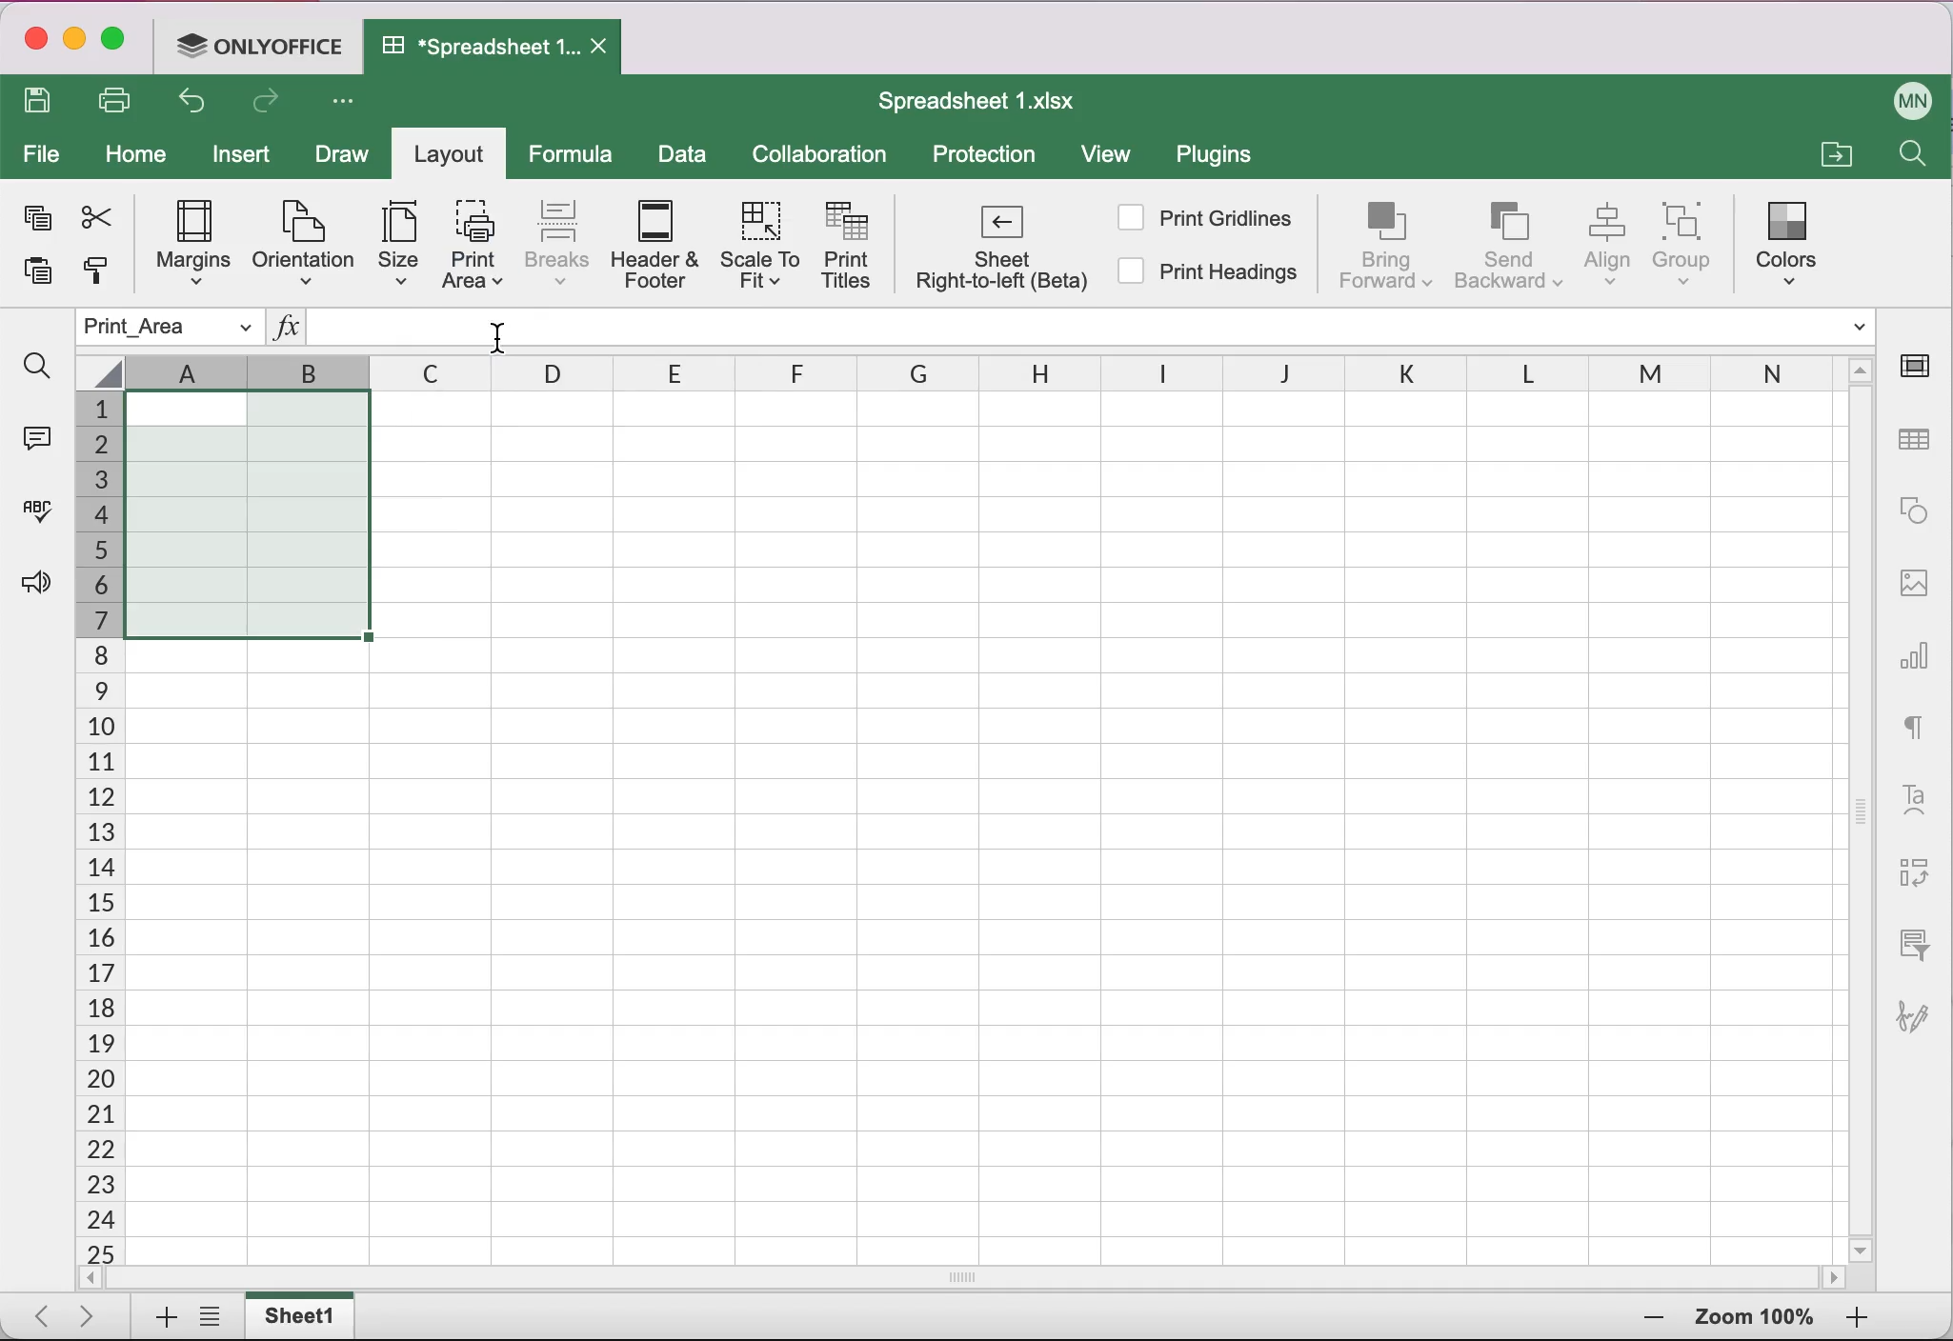  What do you see at coordinates (1915, 723) in the screenshot?
I see `text` at bounding box center [1915, 723].